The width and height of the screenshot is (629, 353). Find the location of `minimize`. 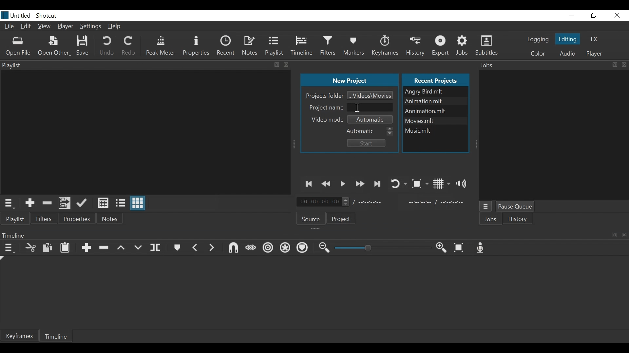

minimize is located at coordinates (572, 15).